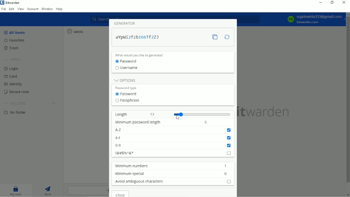  What do you see at coordinates (129, 69) in the screenshot?
I see `Username` at bounding box center [129, 69].